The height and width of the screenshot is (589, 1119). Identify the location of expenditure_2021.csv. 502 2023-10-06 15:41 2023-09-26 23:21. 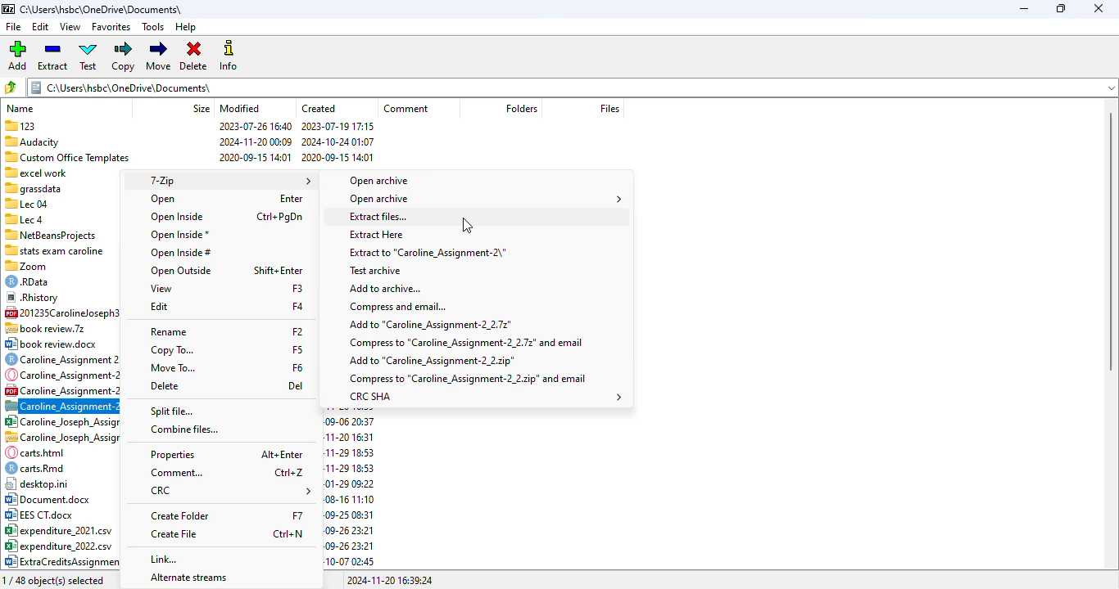
(61, 531).